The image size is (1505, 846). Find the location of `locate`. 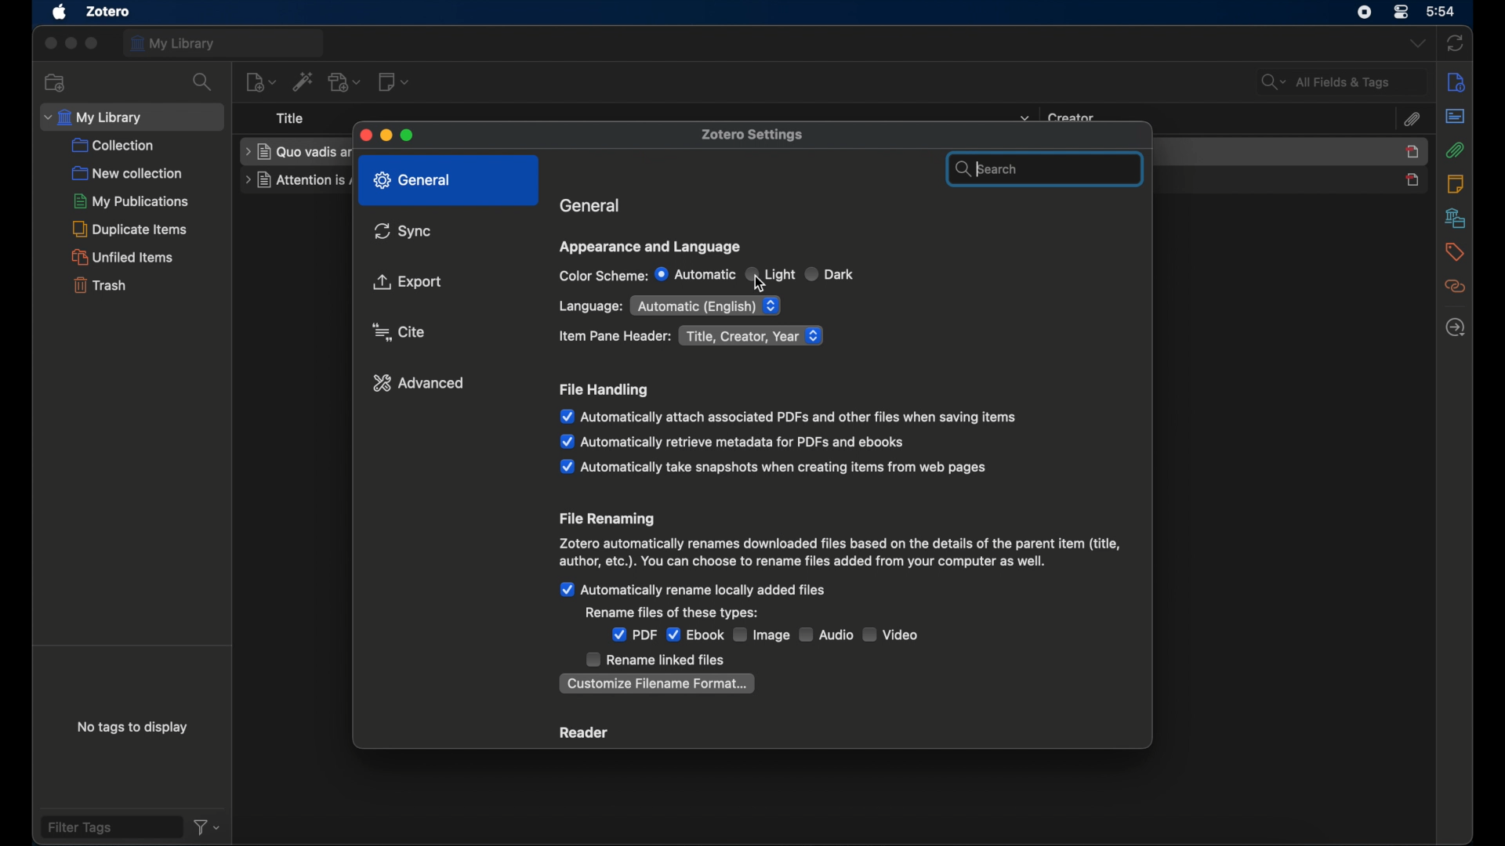

locate is located at coordinates (1456, 327).